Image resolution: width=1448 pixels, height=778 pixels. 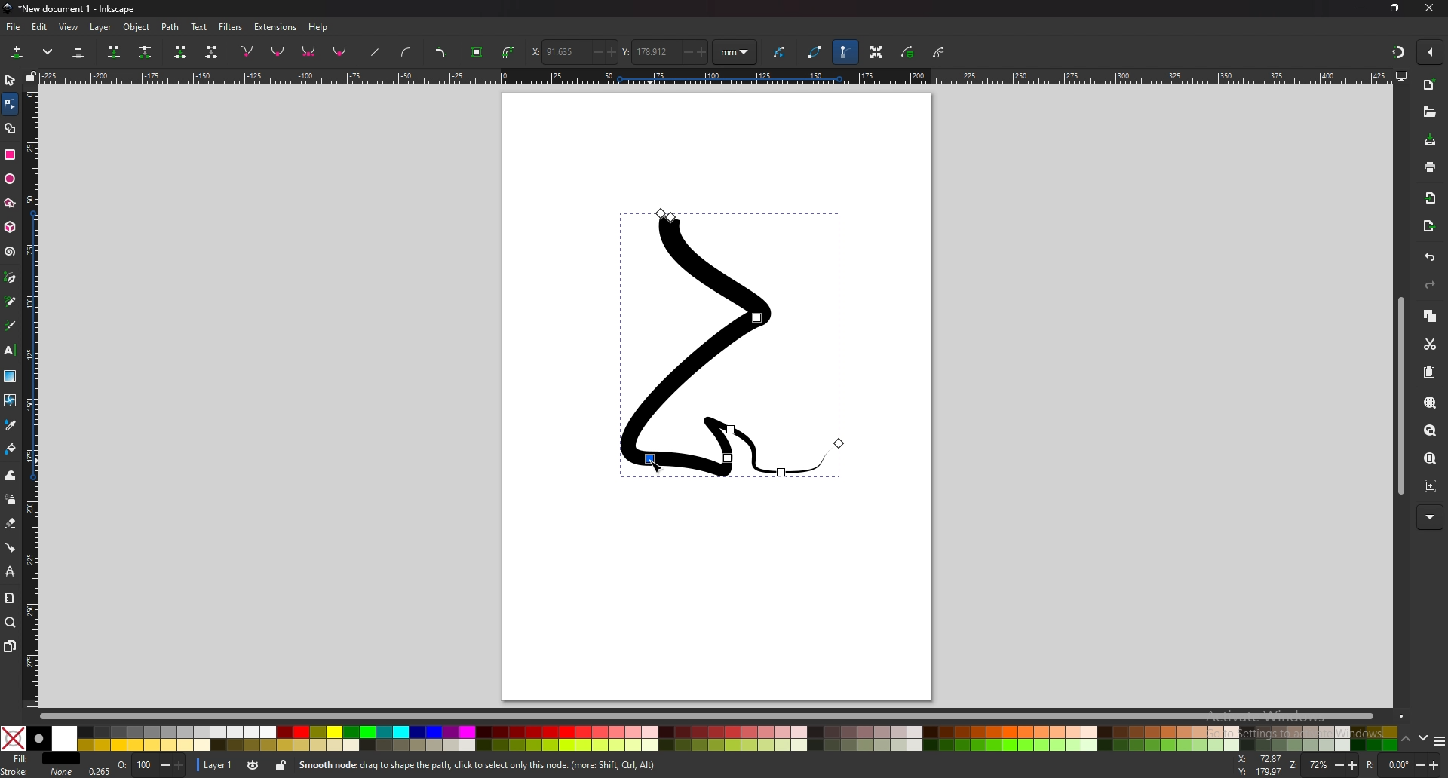 I want to click on stroke, so click(x=37, y=772).